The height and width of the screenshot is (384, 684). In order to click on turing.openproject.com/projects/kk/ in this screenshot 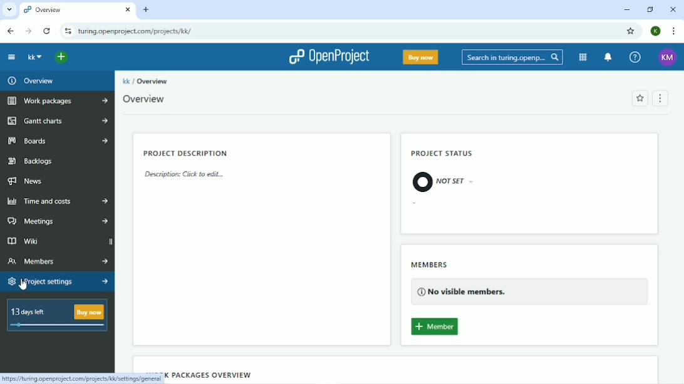, I will do `click(155, 31)`.